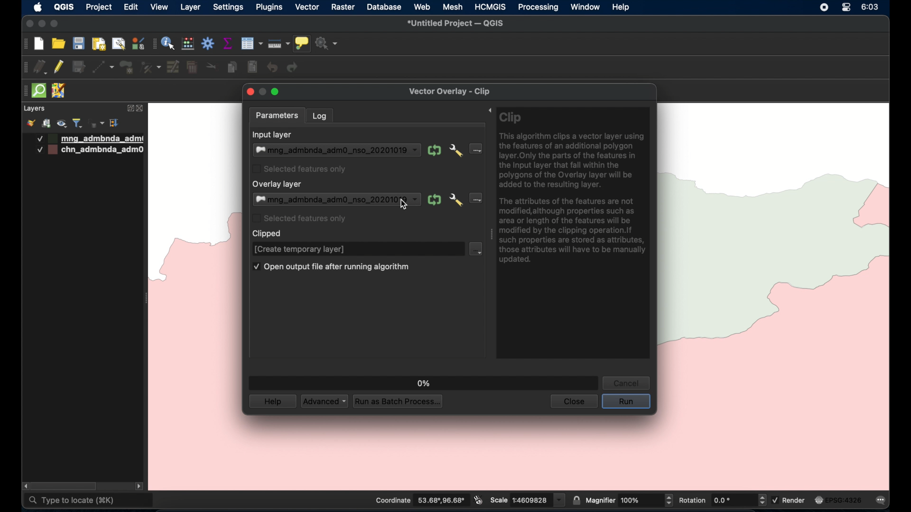 This screenshot has height=512, width=911. Describe the element at coordinates (139, 487) in the screenshot. I see `scroll right` at that location.